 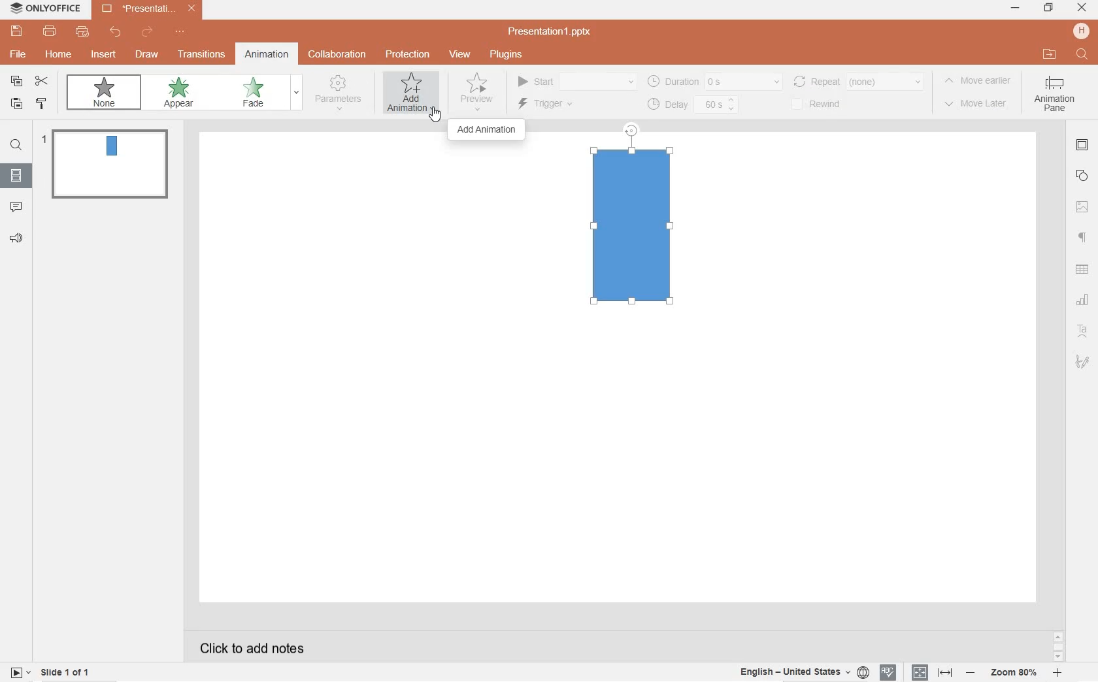 I want to click on set text or document language, so click(x=930, y=672).